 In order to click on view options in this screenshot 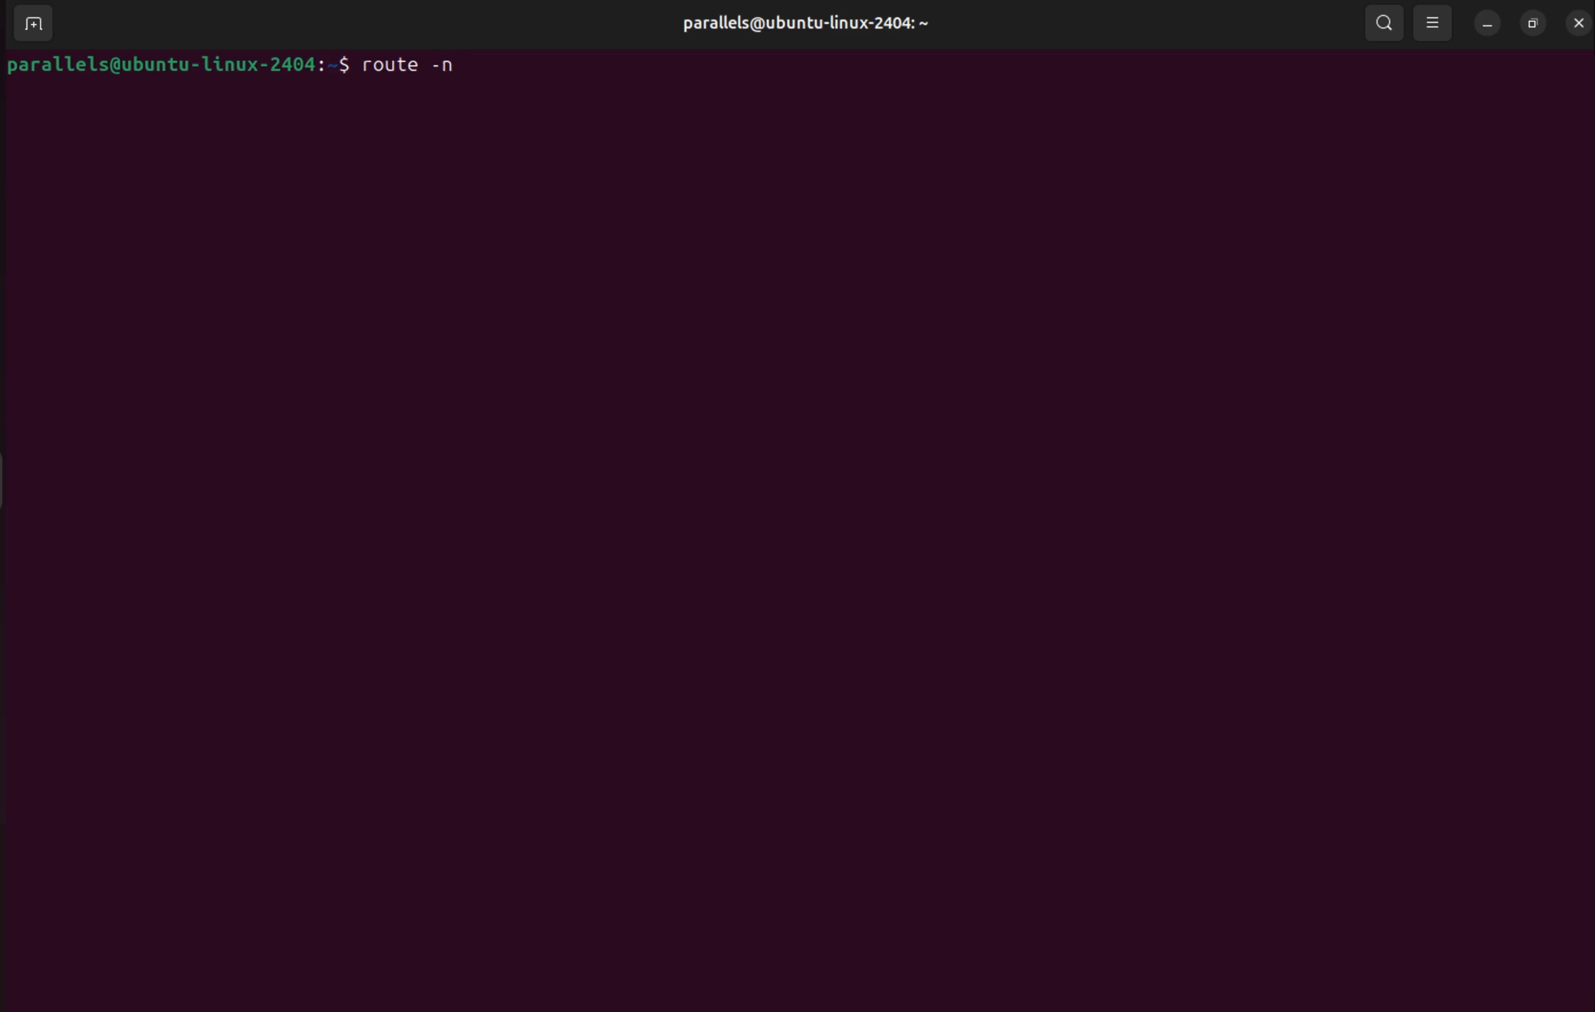, I will do `click(1436, 22)`.